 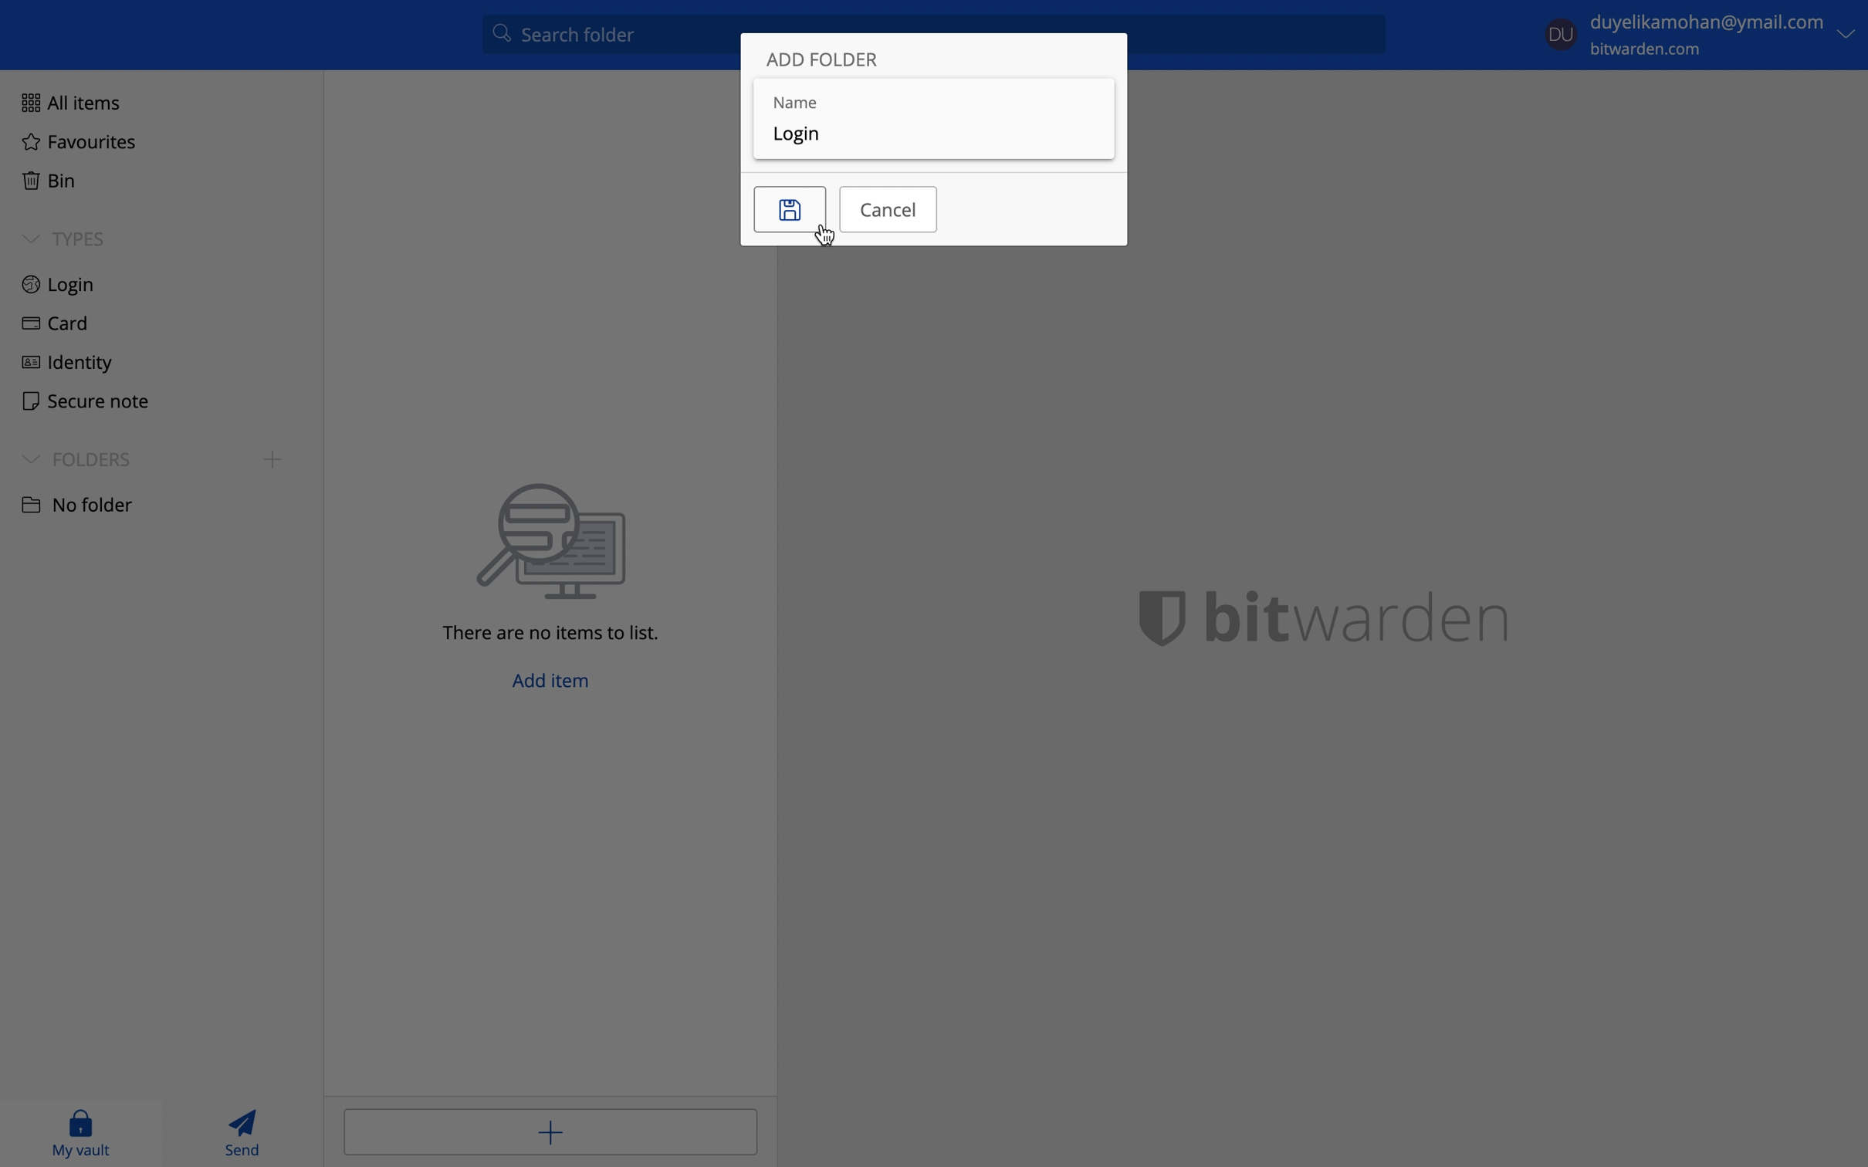 I want to click on add folder, so click(x=825, y=61).